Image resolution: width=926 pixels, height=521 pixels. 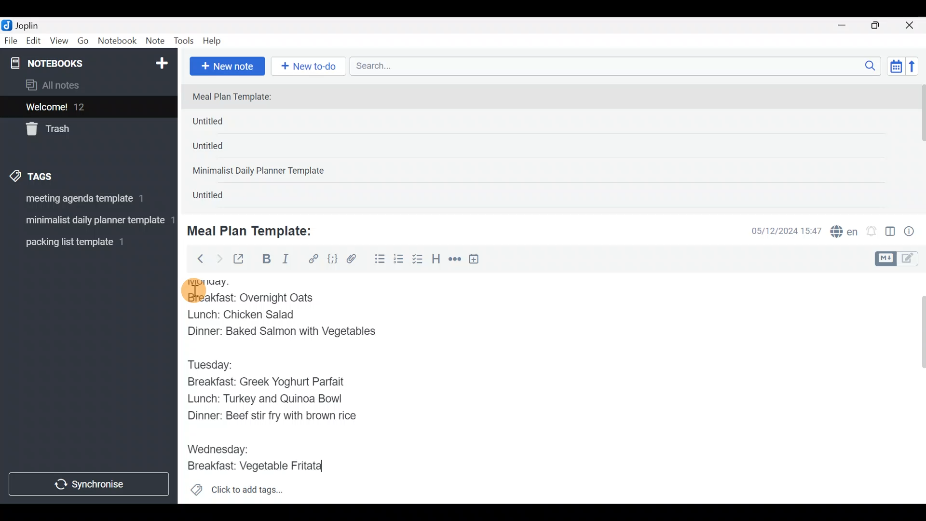 What do you see at coordinates (911, 26) in the screenshot?
I see `Close` at bounding box center [911, 26].